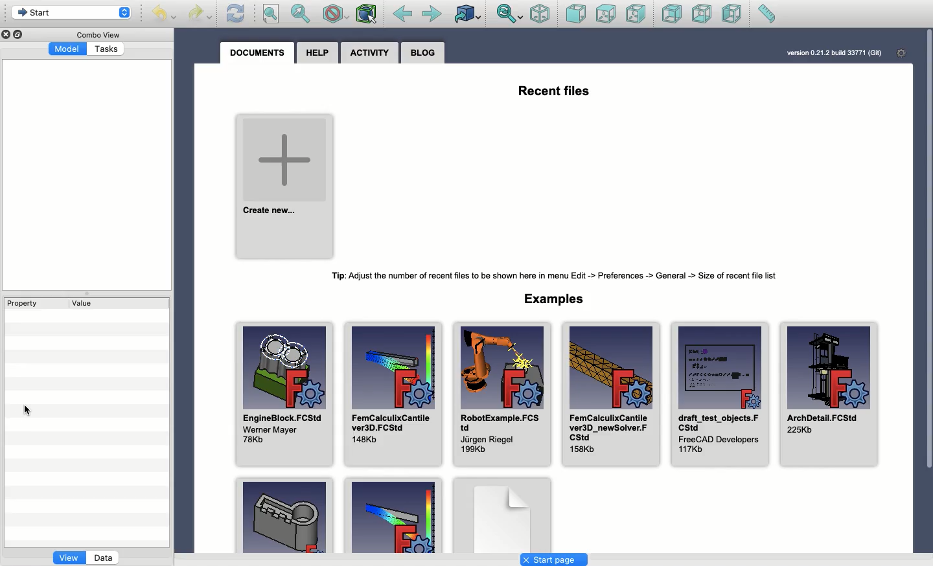  I want to click on Top, so click(606, 15).